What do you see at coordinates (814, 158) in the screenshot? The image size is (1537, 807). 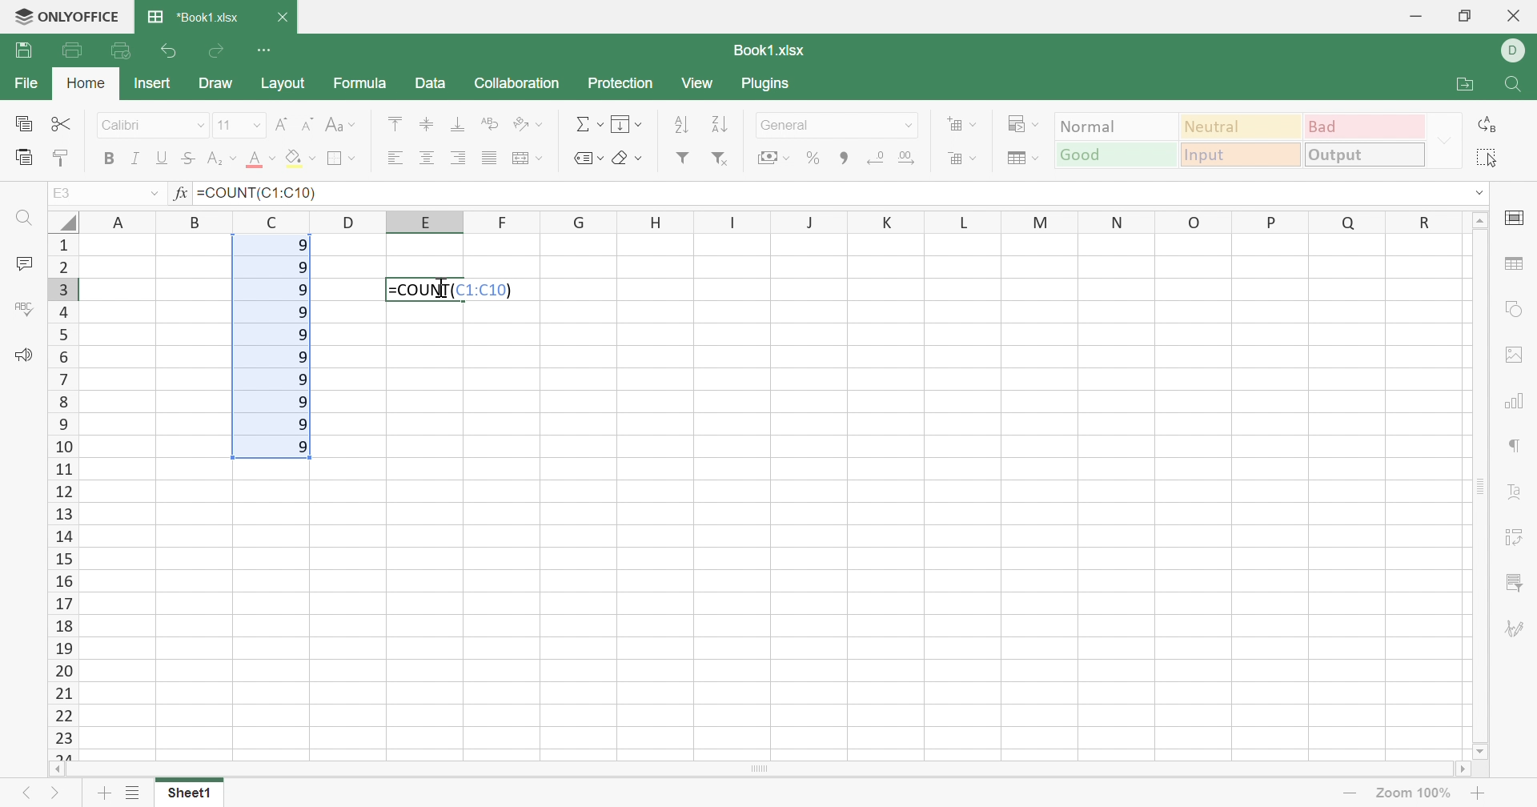 I see `Percent style` at bounding box center [814, 158].